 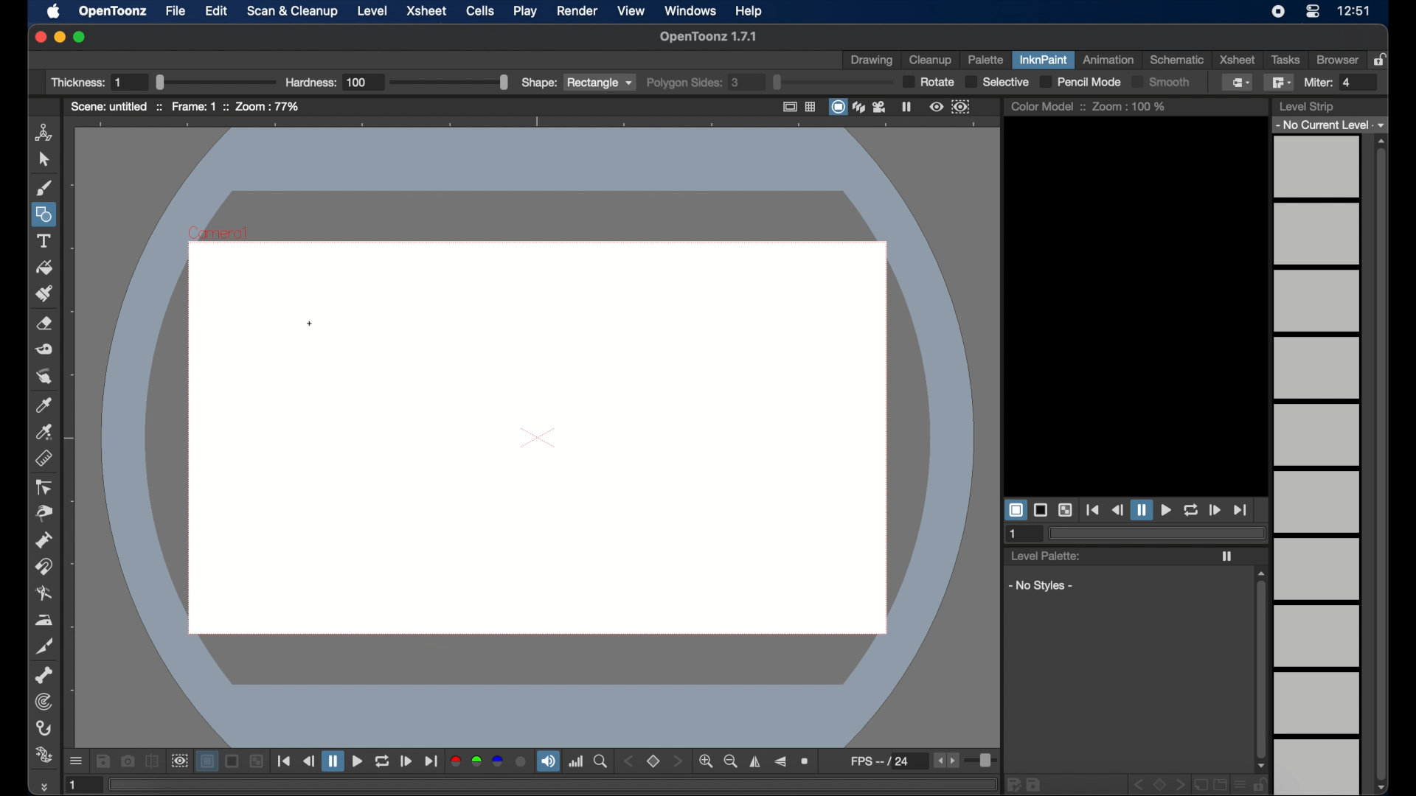 What do you see at coordinates (44, 324) in the screenshot?
I see `eraser tool` at bounding box center [44, 324].